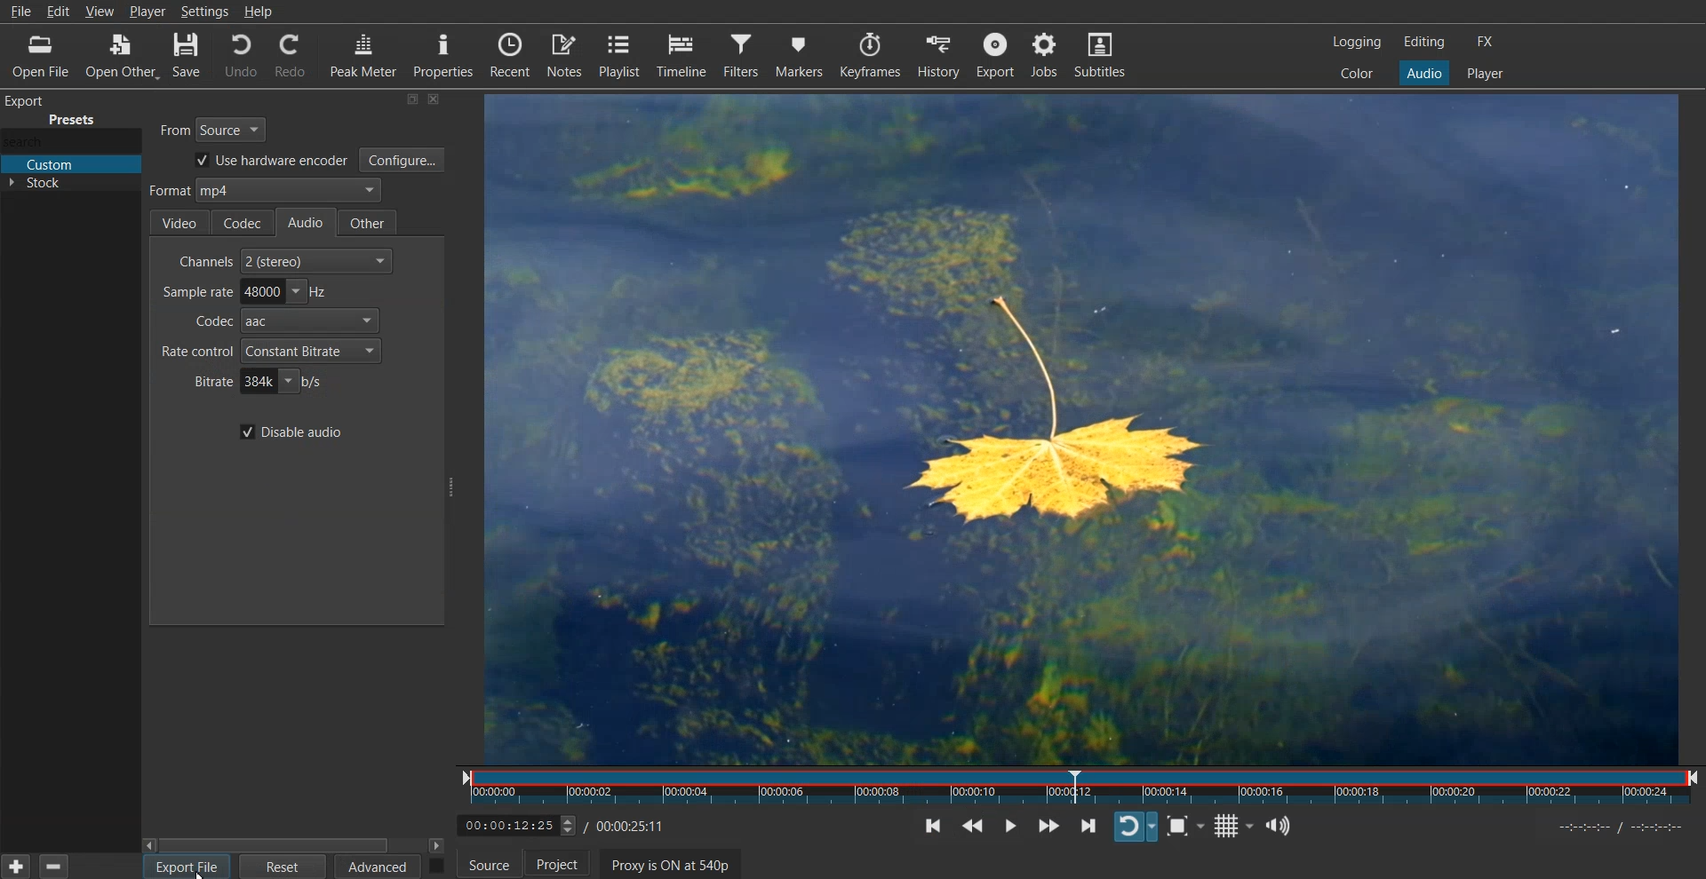  What do you see at coordinates (1047, 825) in the screenshot?
I see `Play quickly forwards` at bounding box center [1047, 825].